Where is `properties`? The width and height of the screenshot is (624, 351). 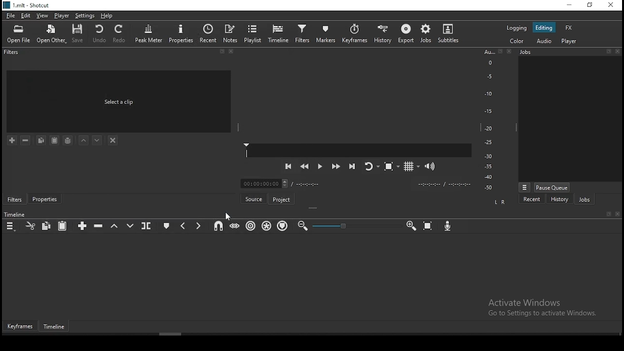 properties is located at coordinates (44, 200).